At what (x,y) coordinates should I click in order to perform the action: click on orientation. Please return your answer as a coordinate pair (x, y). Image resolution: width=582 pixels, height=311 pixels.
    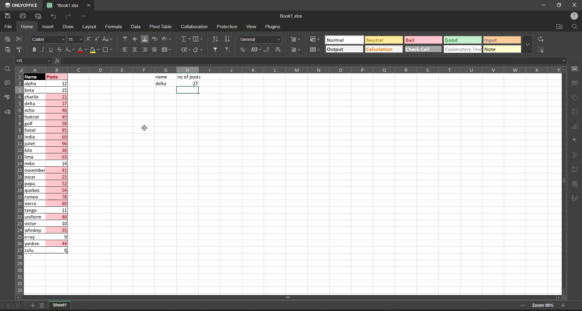
    Looking at the image, I should click on (168, 39).